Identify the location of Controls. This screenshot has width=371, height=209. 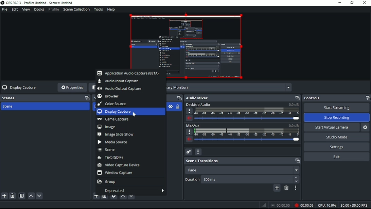
(336, 98).